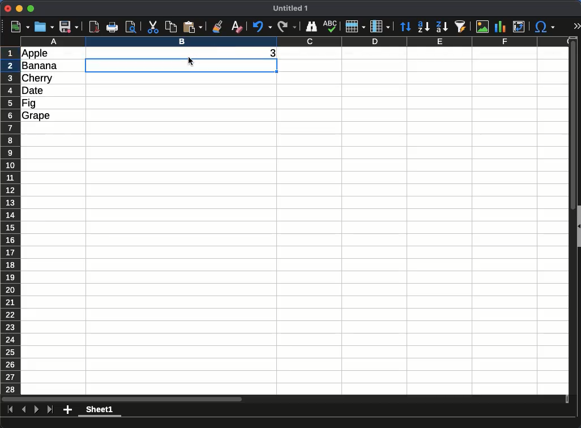  I want to click on minimize, so click(20, 8).